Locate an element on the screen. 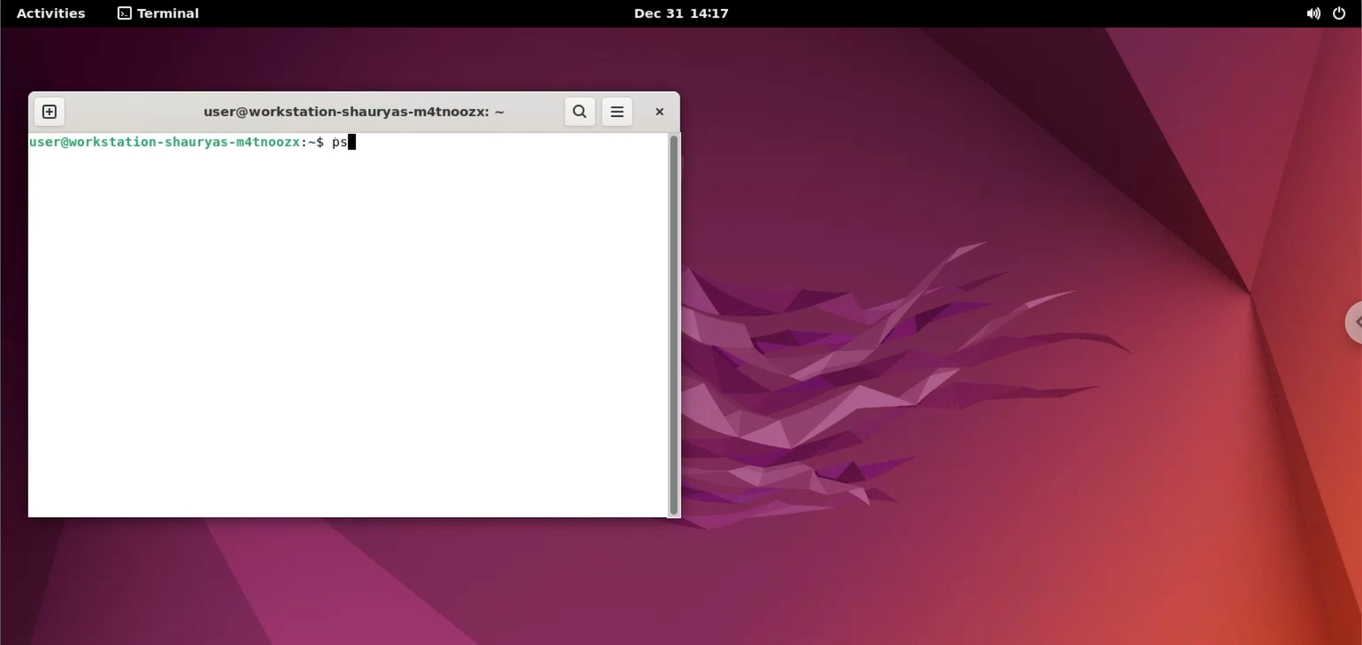  scrollbar is located at coordinates (672, 326).